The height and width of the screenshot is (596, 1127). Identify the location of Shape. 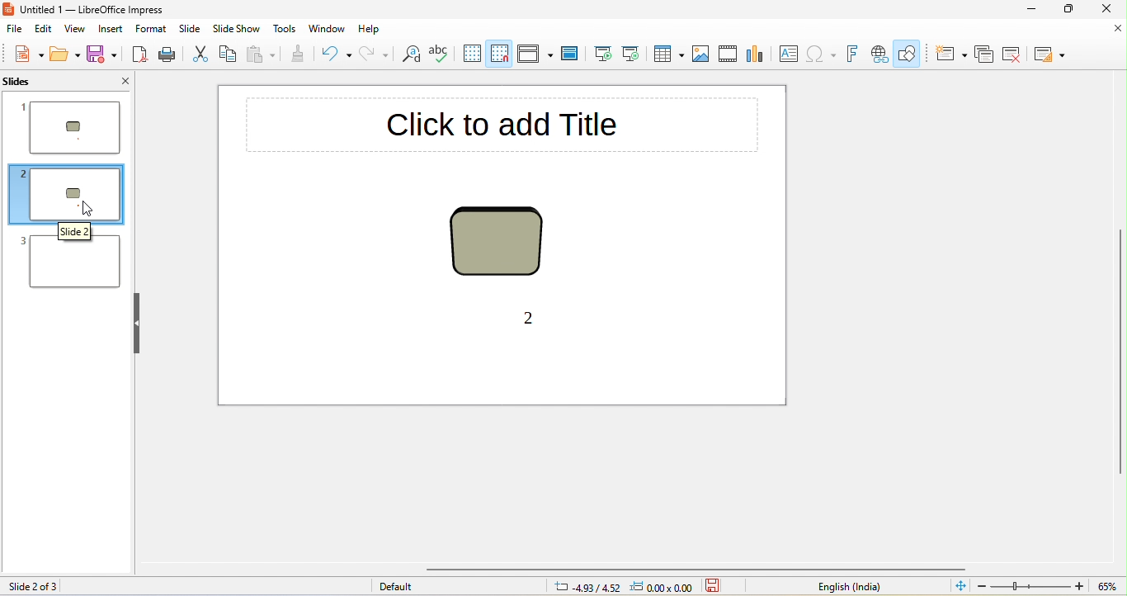
(496, 242).